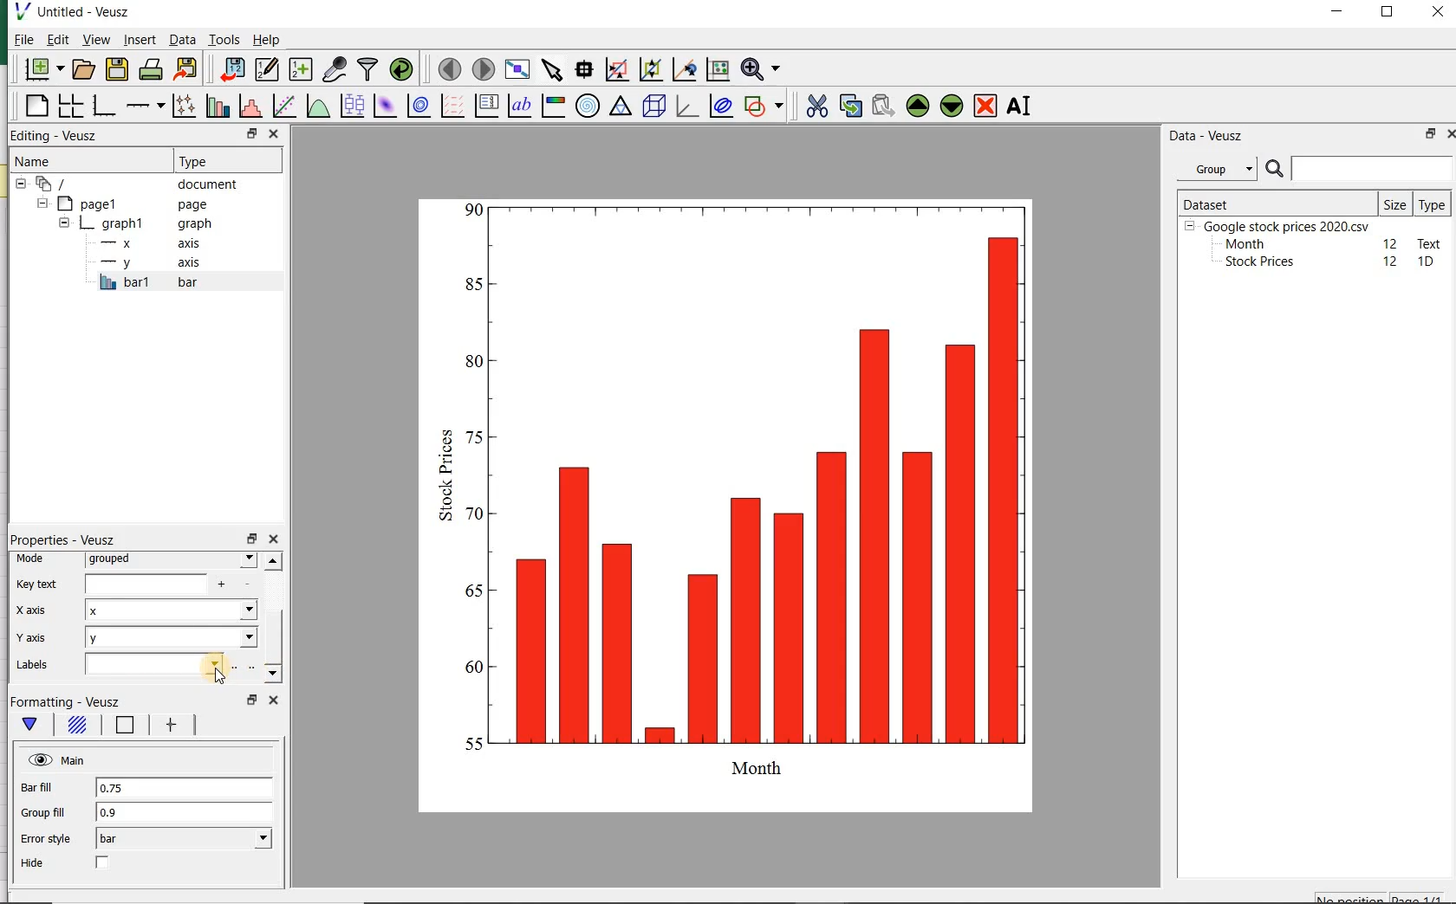  I want to click on page1, so click(126, 204).